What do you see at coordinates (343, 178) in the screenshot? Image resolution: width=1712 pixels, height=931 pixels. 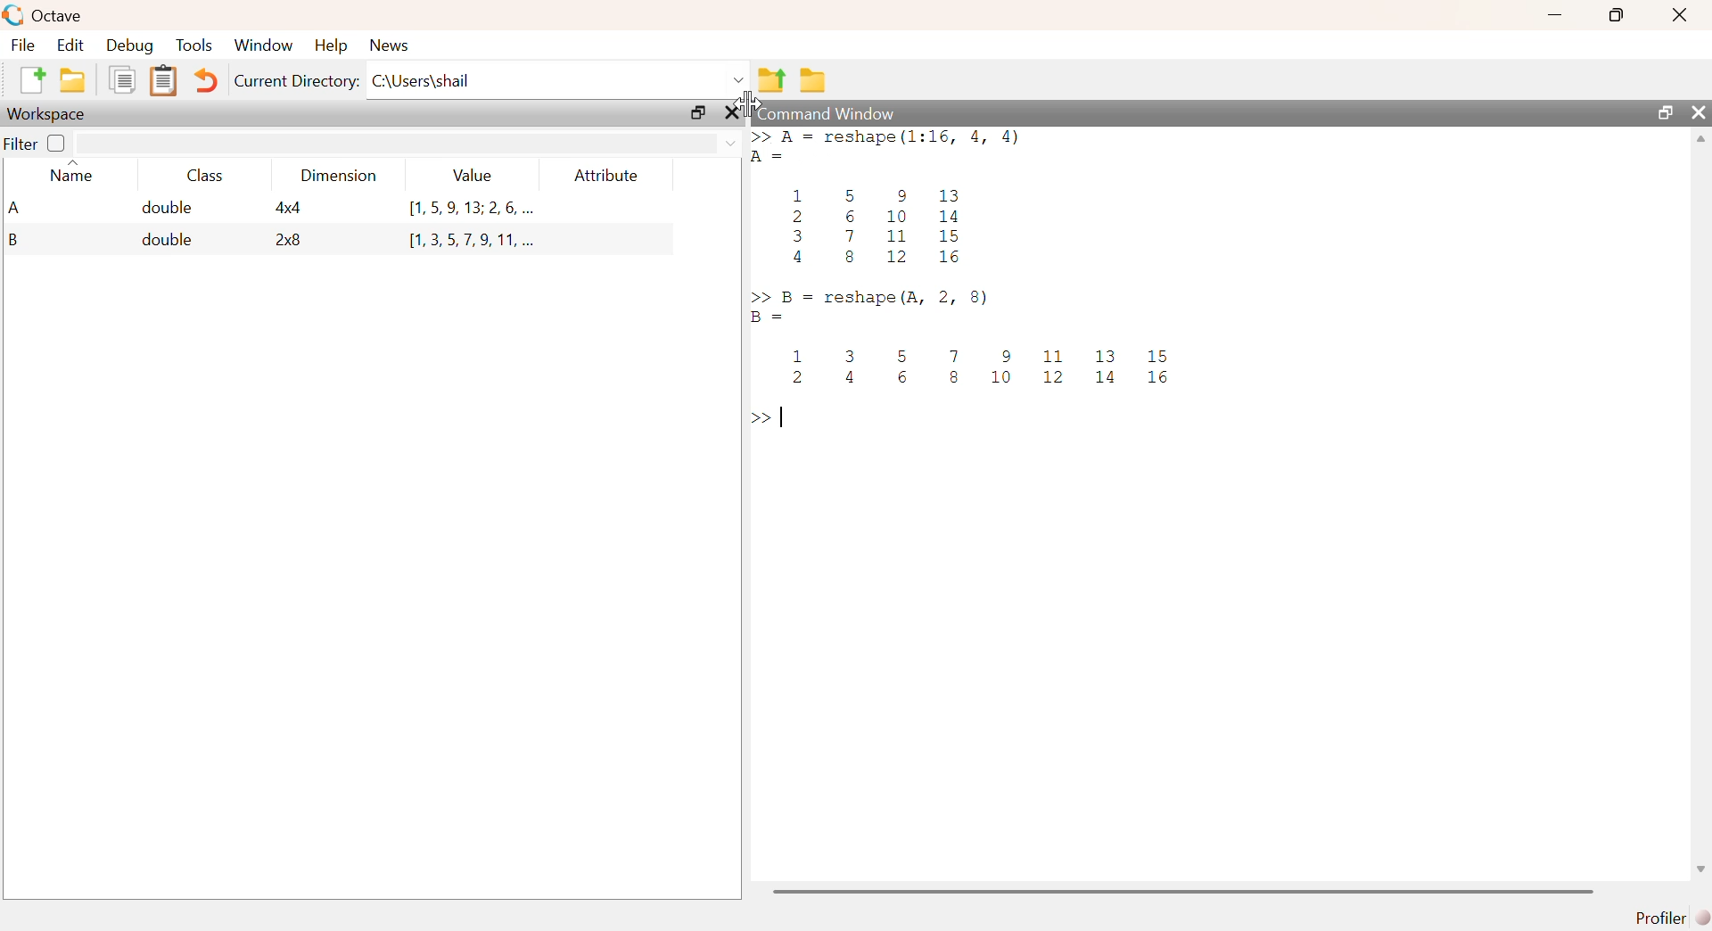 I see `dimension` at bounding box center [343, 178].